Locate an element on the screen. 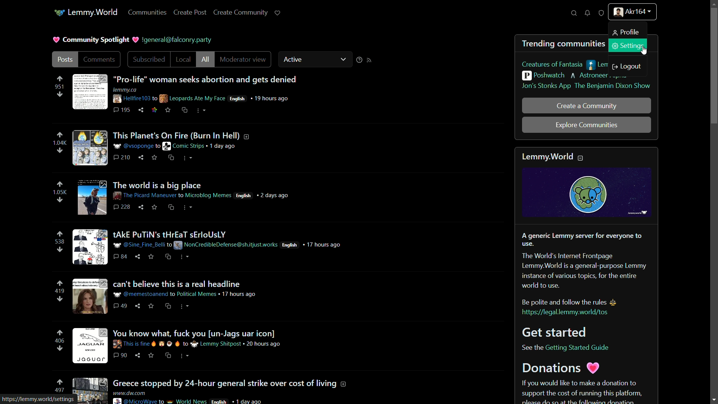 This screenshot has width=718, height=404. create a community is located at coordinates (587, 106).